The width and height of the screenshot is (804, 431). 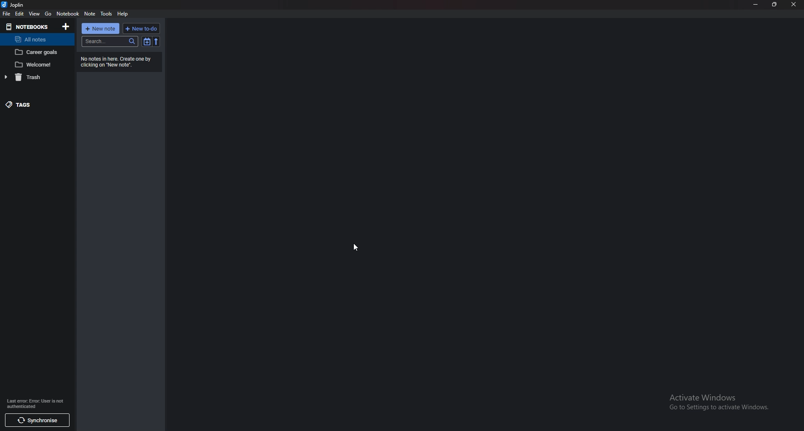 I want to click on info, so click(x=116, y=61).